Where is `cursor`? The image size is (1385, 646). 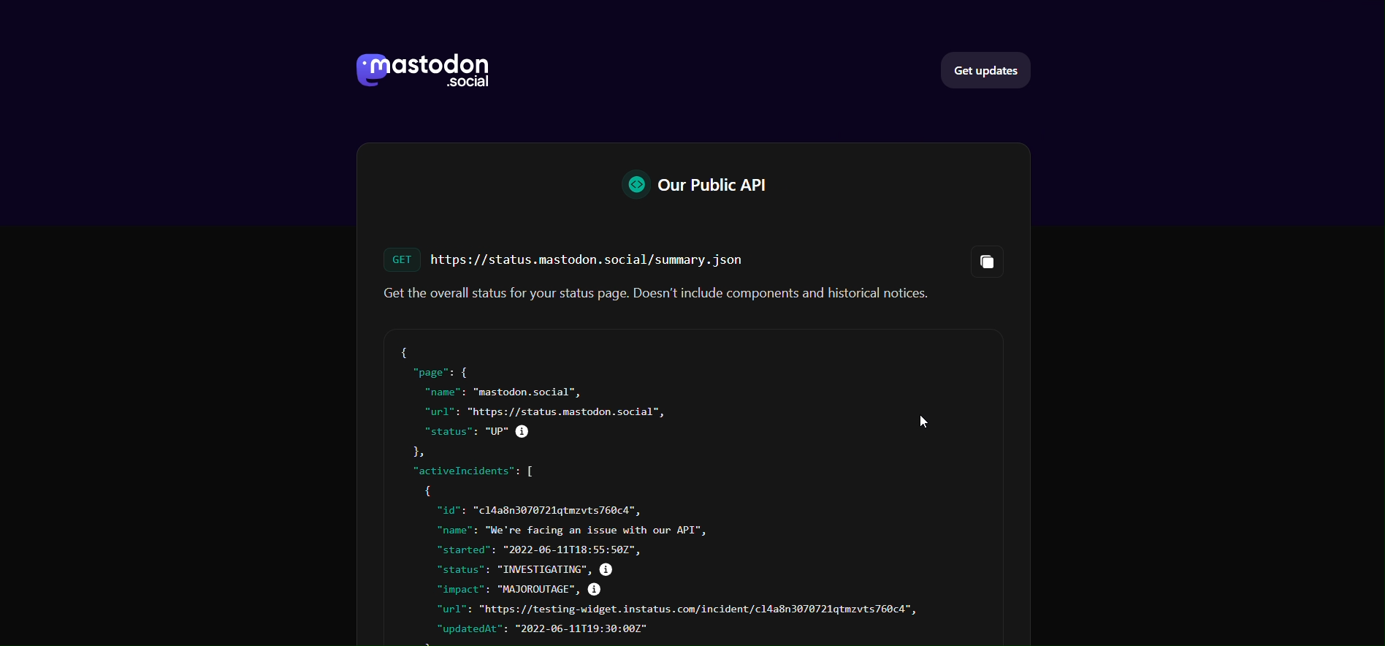 cursor is located at coordinates (926, 421).